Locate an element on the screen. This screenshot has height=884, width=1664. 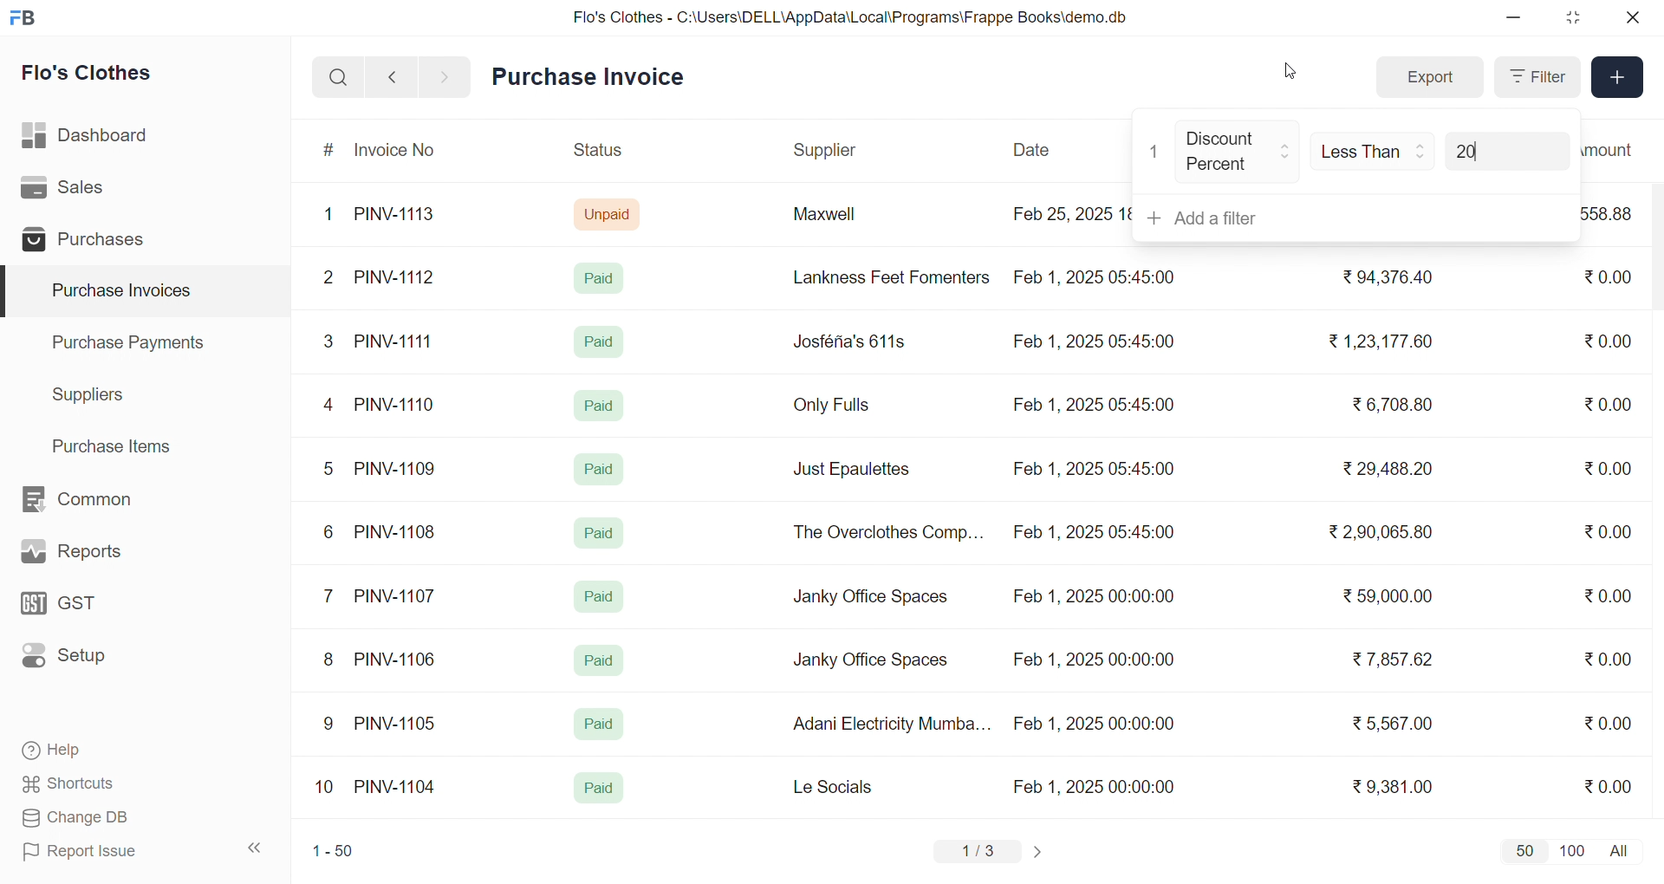
PINV-1113 is located at coordinates (402, 216).